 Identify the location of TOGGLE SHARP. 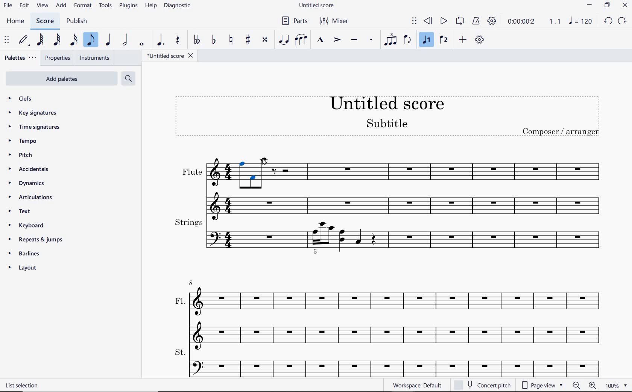
(248, 39).